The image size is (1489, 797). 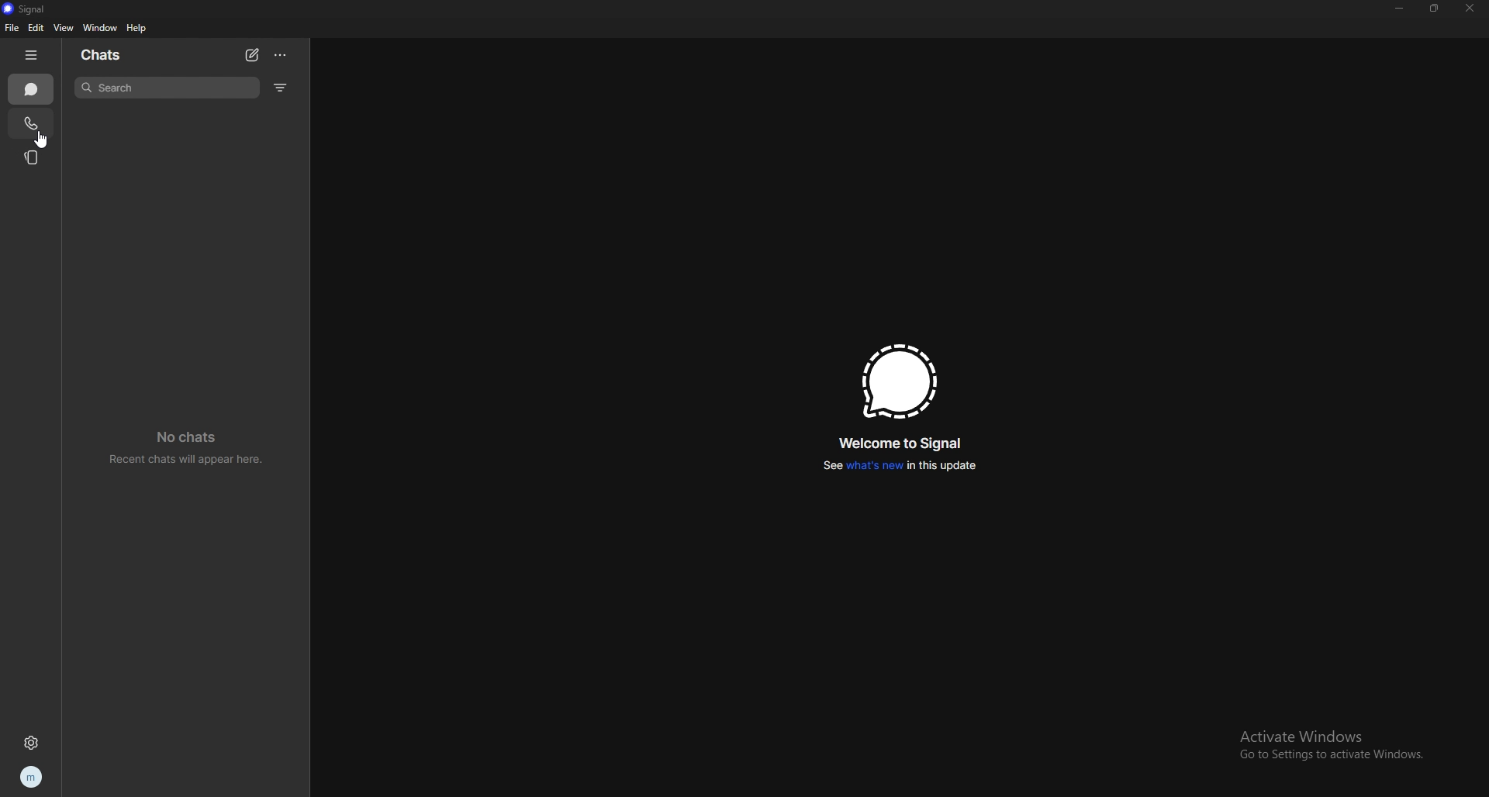 I want to click on window, so click(x=103, y=28).